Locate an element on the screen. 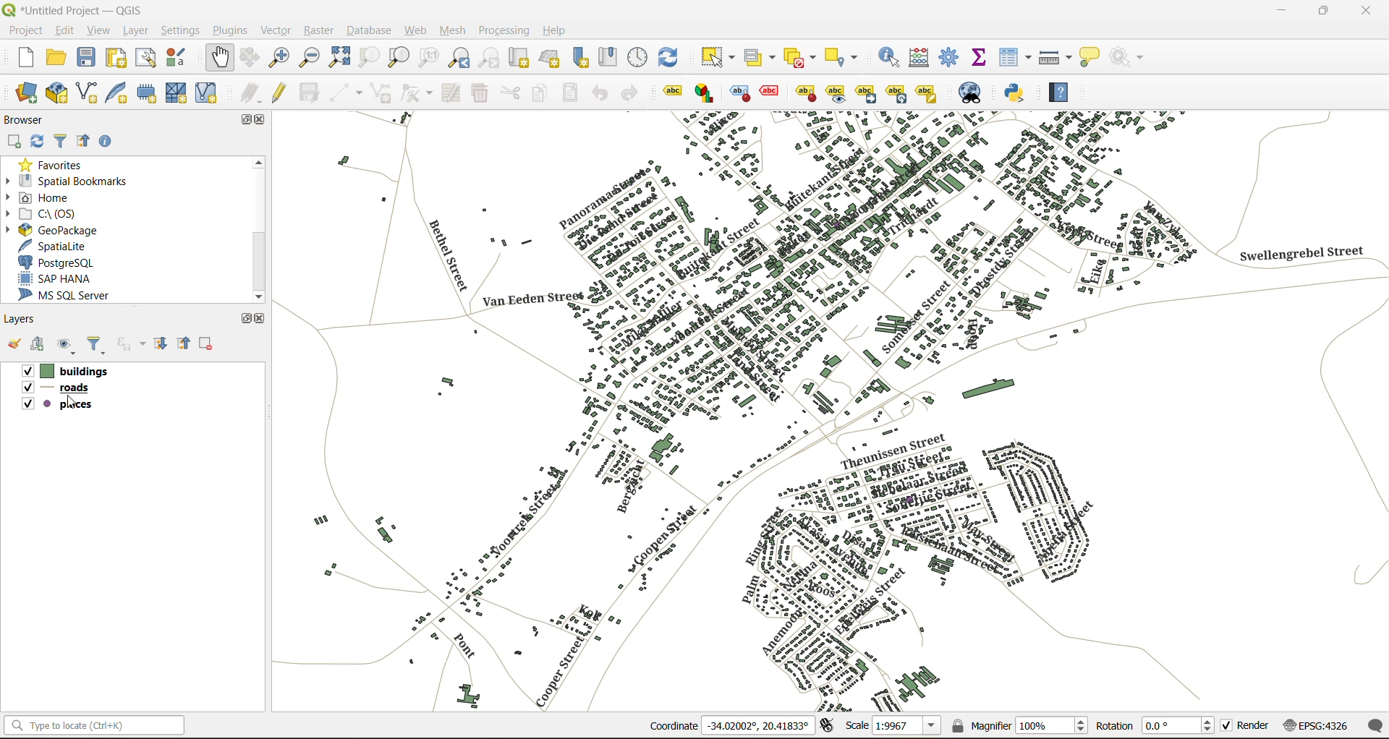 The image size is (1389, 739). places layer is located at coordinates (58, 405).